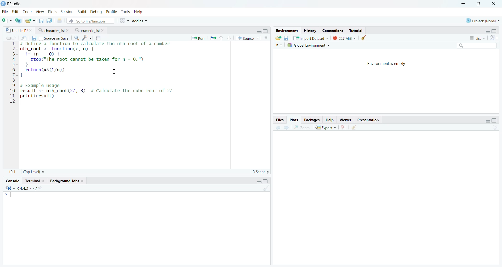  What do you see at coordinates (16, 11) in the screenshot?
I see `Edit` at bounding box center [16, 11].